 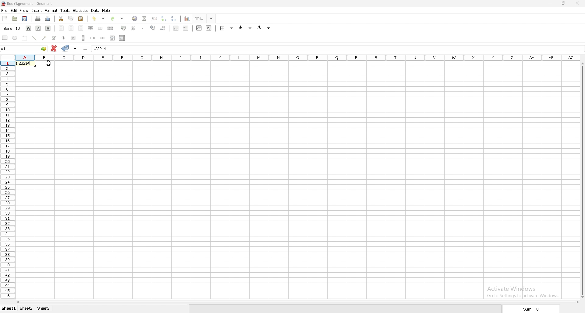 I want to click on decrease indent, so click(x=176, y=29).